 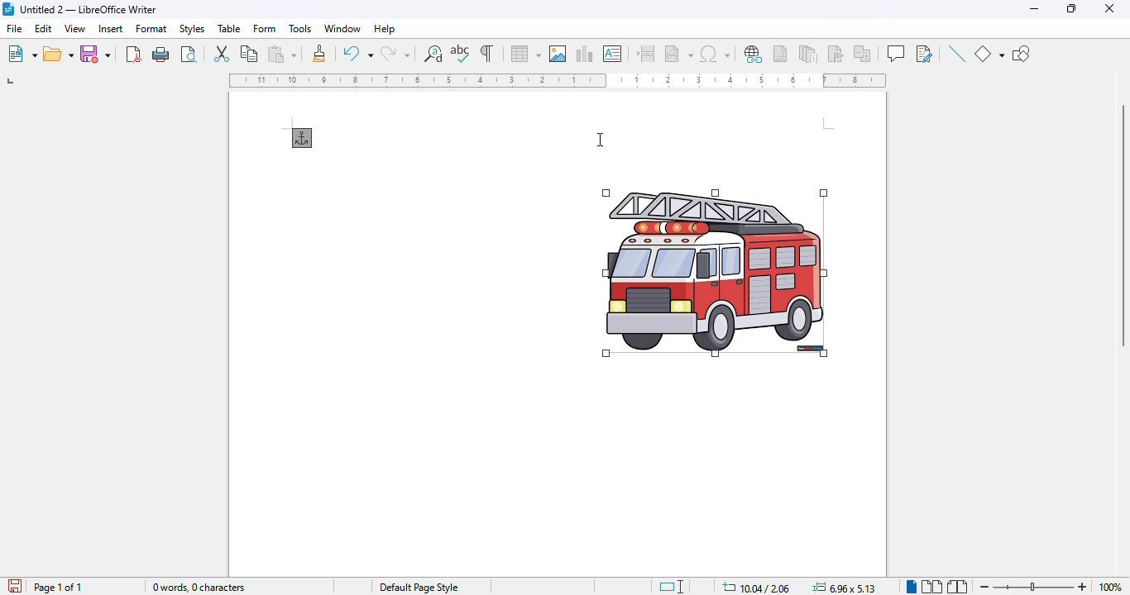 What do you see at coordinates (678, 53) in the screenshot?
I see `insert field` at bounding box center [678, 53].